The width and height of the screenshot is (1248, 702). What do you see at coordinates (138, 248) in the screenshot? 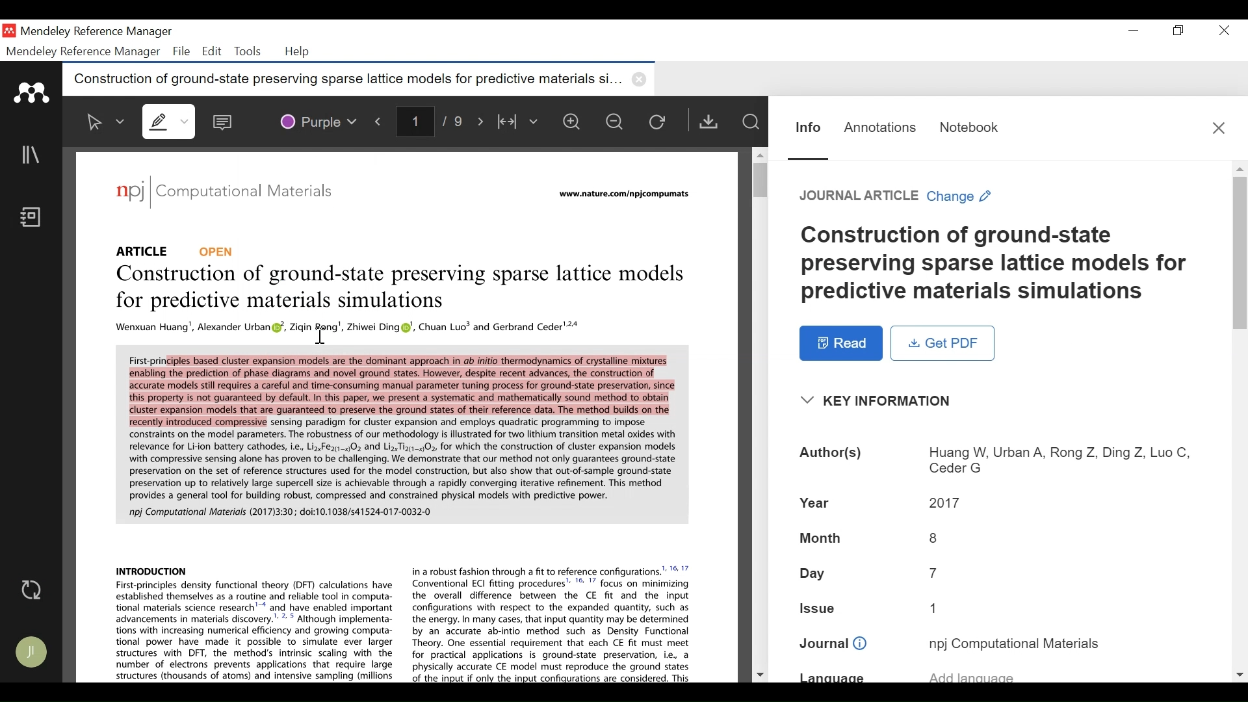
I see `Article` at bounding box center [138, 248].